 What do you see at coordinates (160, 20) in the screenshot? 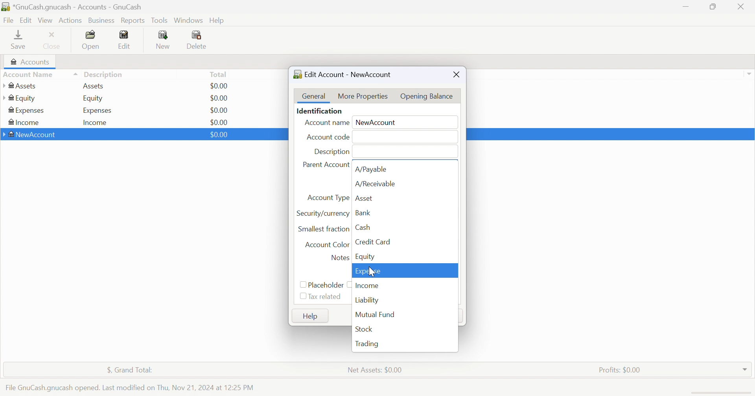
I see `Tools` at bounding box center [160, 20].